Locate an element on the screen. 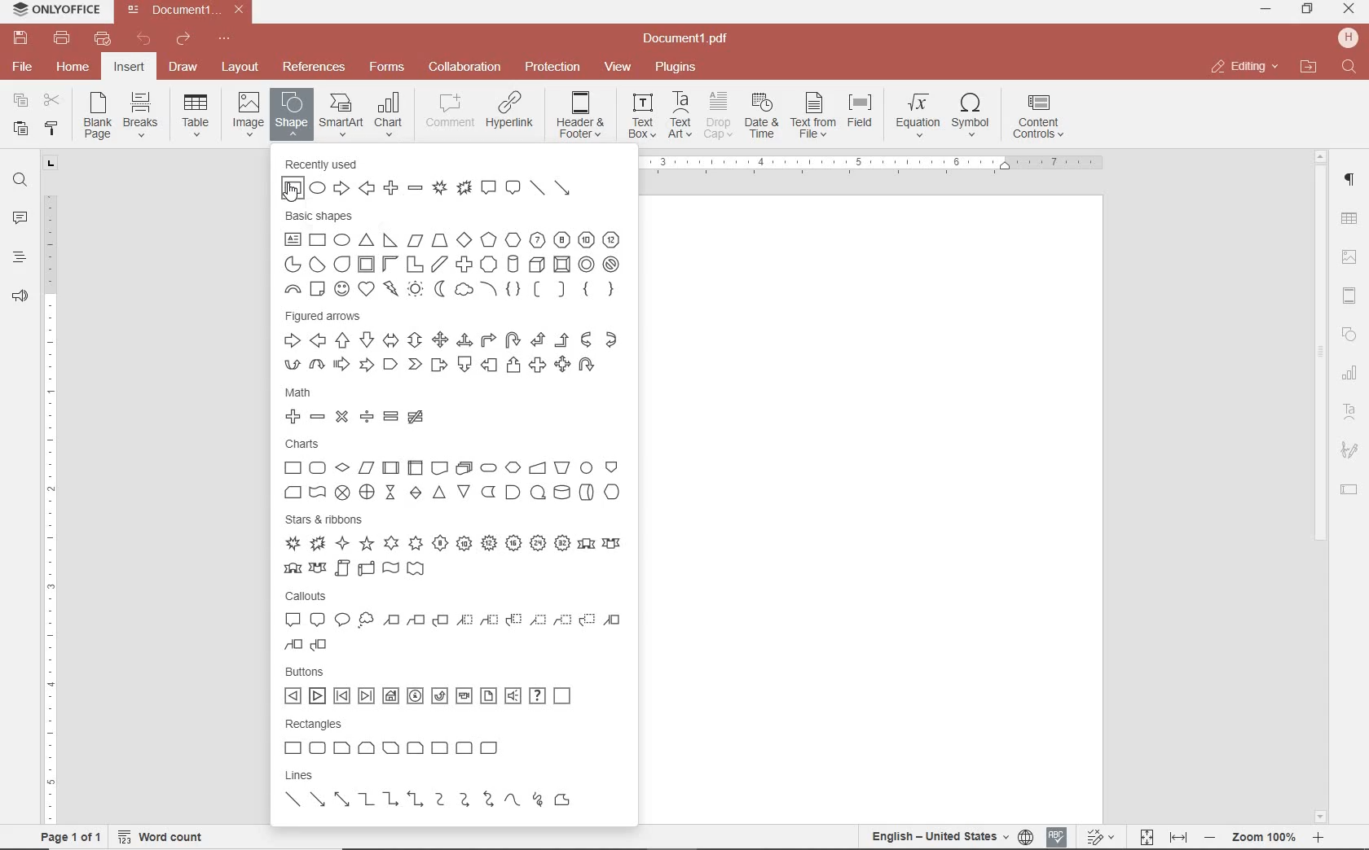 The height and width of the screenshot is (850, 1369). copy style is located at coordinates (50, 127).